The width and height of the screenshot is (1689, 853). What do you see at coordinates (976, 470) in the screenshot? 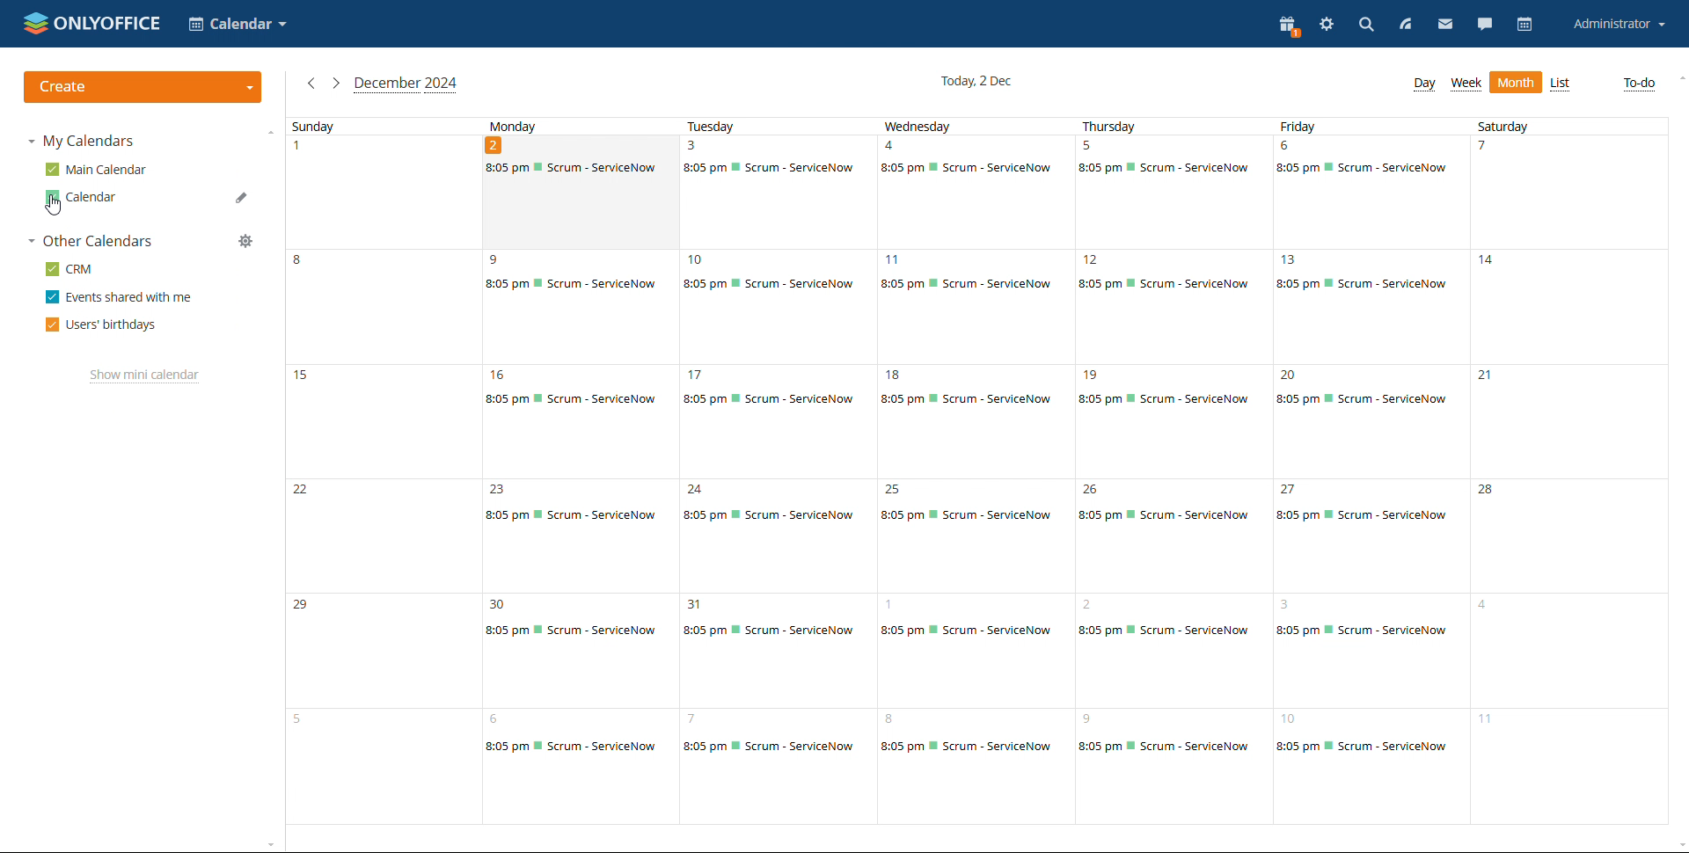
I see `wednesday` at bounding box center [976, 470].